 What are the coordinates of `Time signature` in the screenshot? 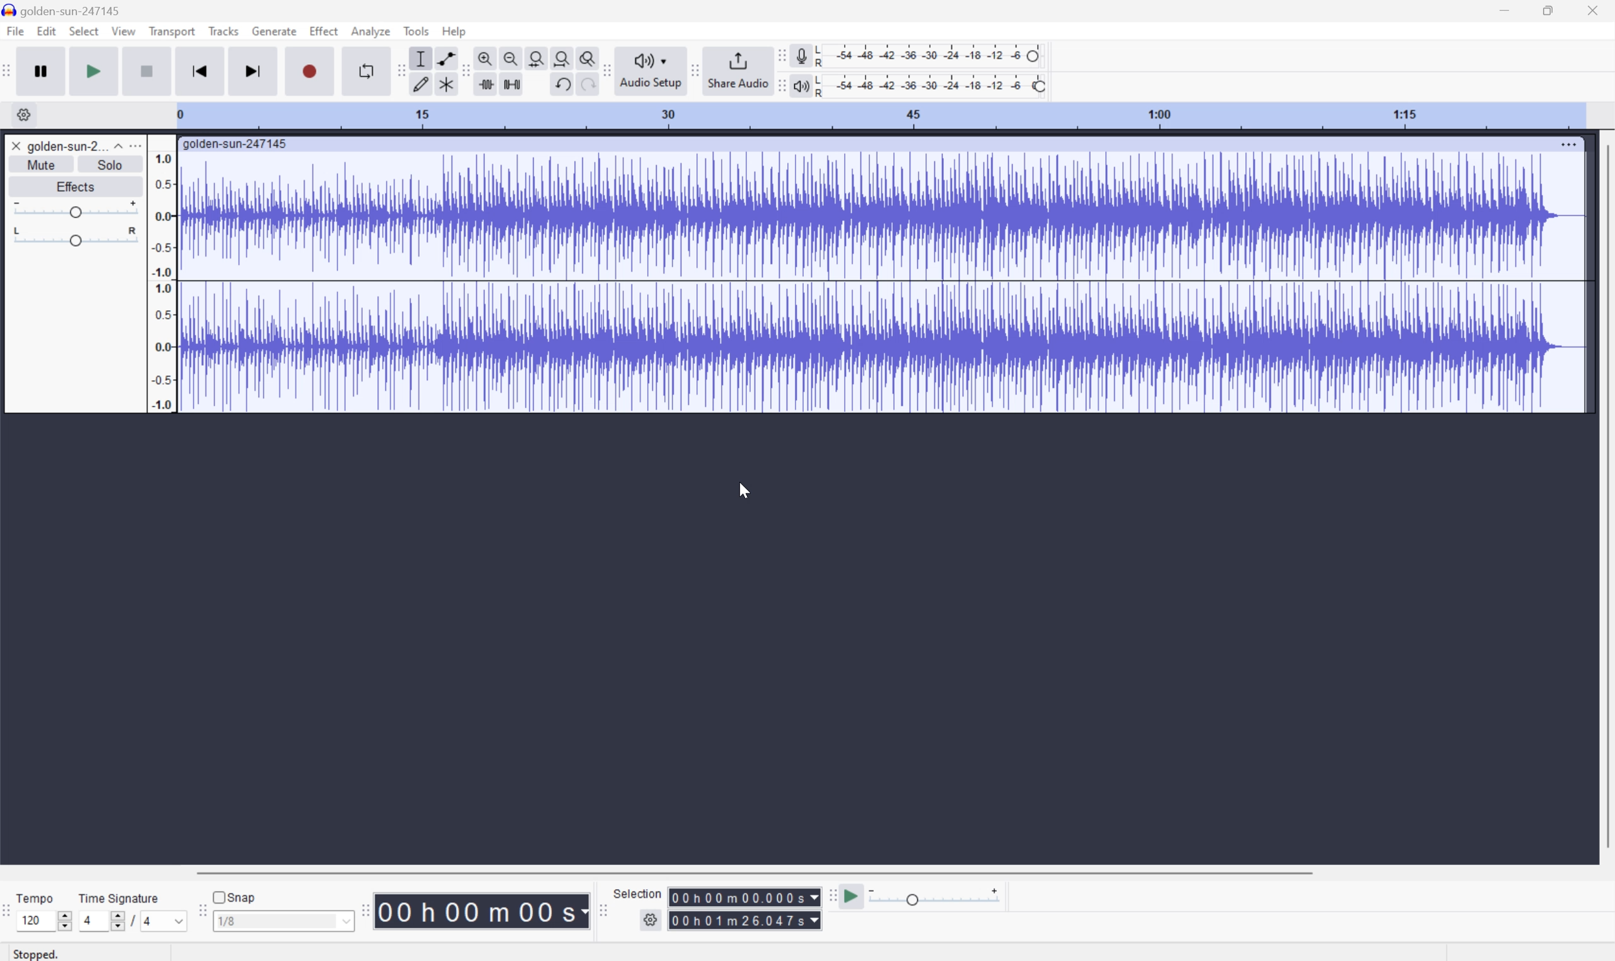 It's located at (118, 898).